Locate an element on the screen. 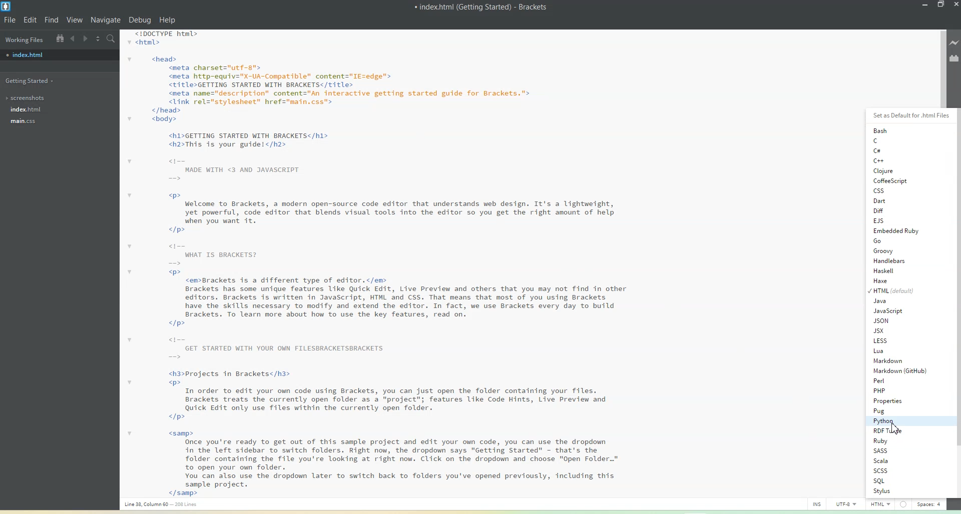  Navigate is located at coordinates (107, 20).